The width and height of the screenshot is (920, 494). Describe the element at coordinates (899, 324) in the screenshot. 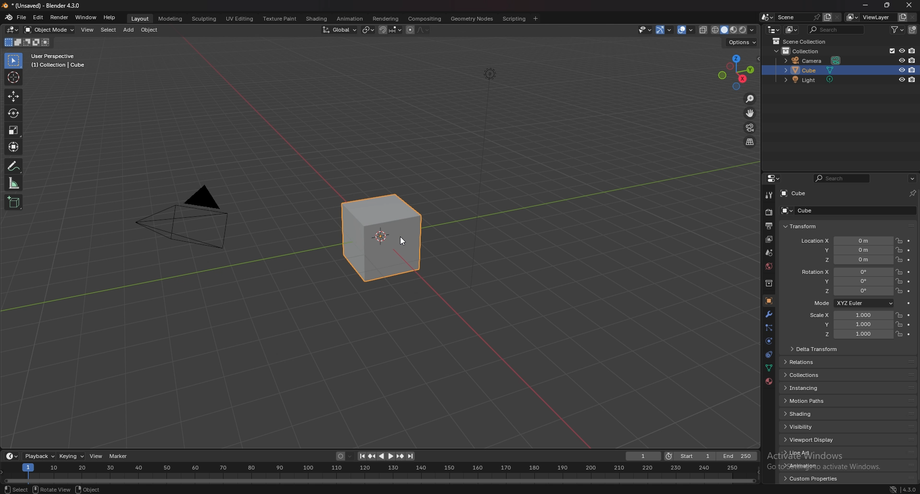

I see `lock location` at that location.